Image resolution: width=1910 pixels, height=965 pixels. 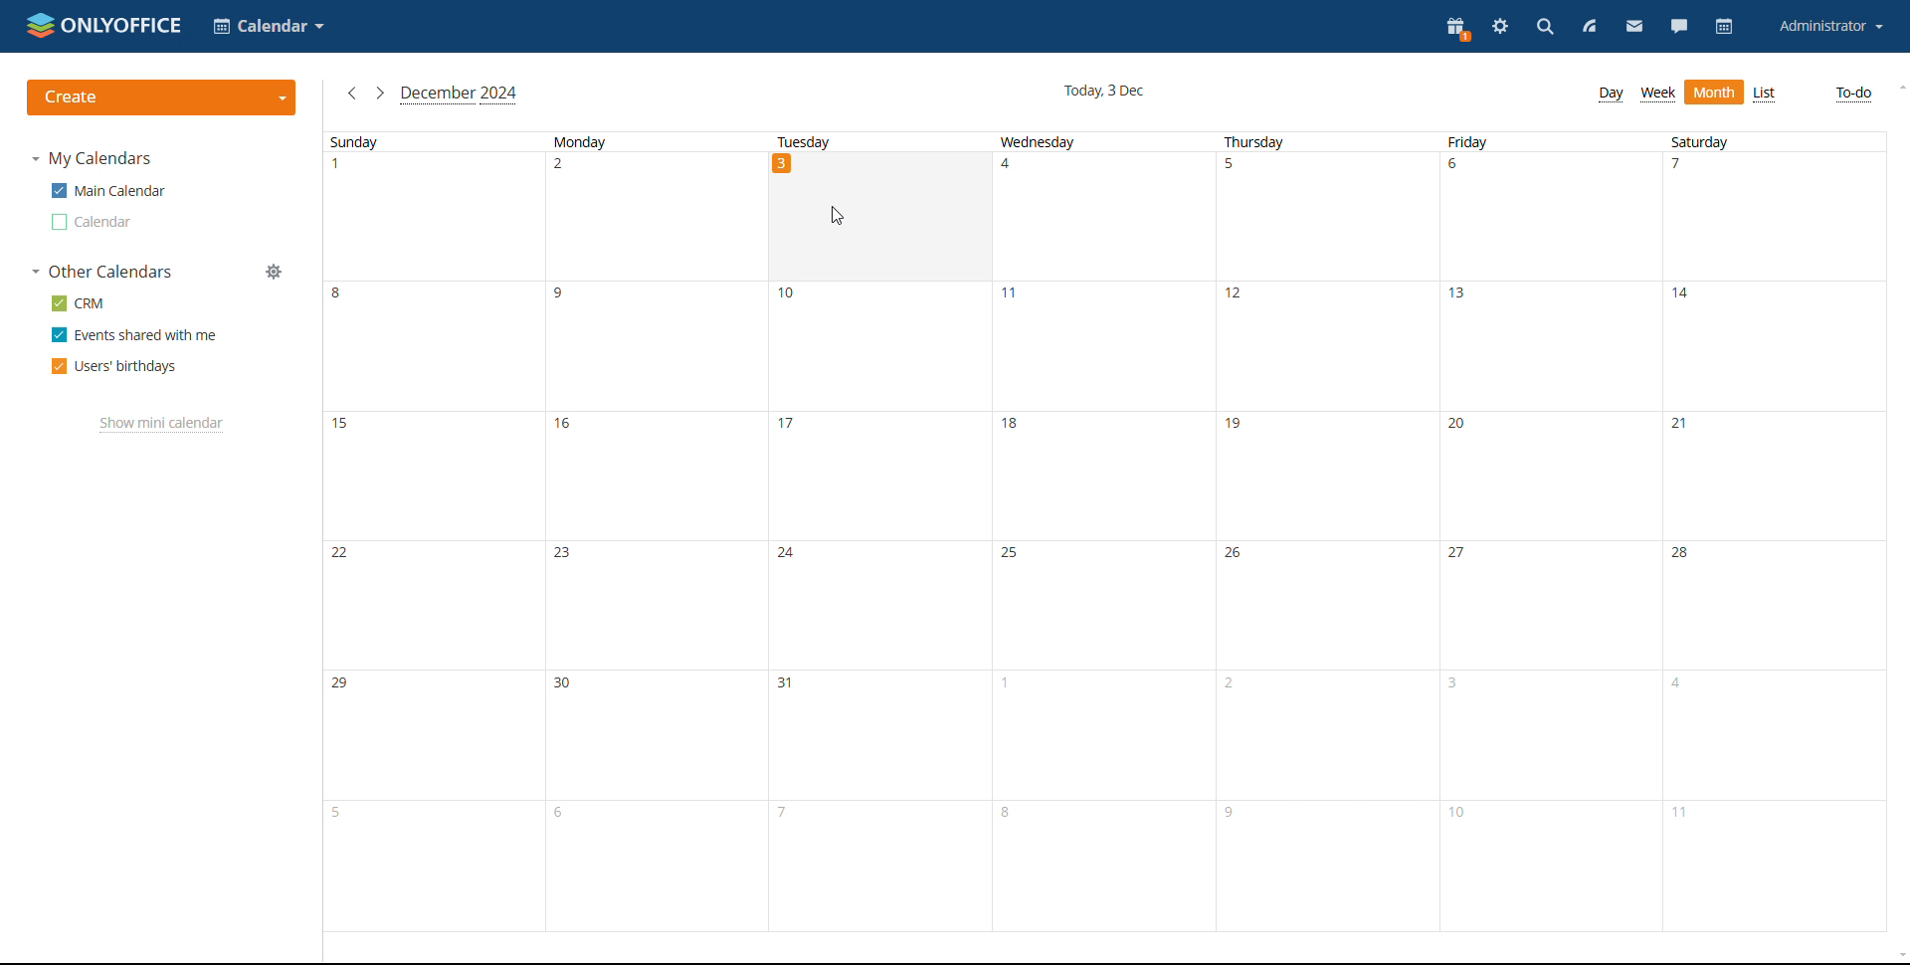 What do you see at coordinates (92, 159) in the screenshot?
I see `my calendars` at bounding box center [92, 159].